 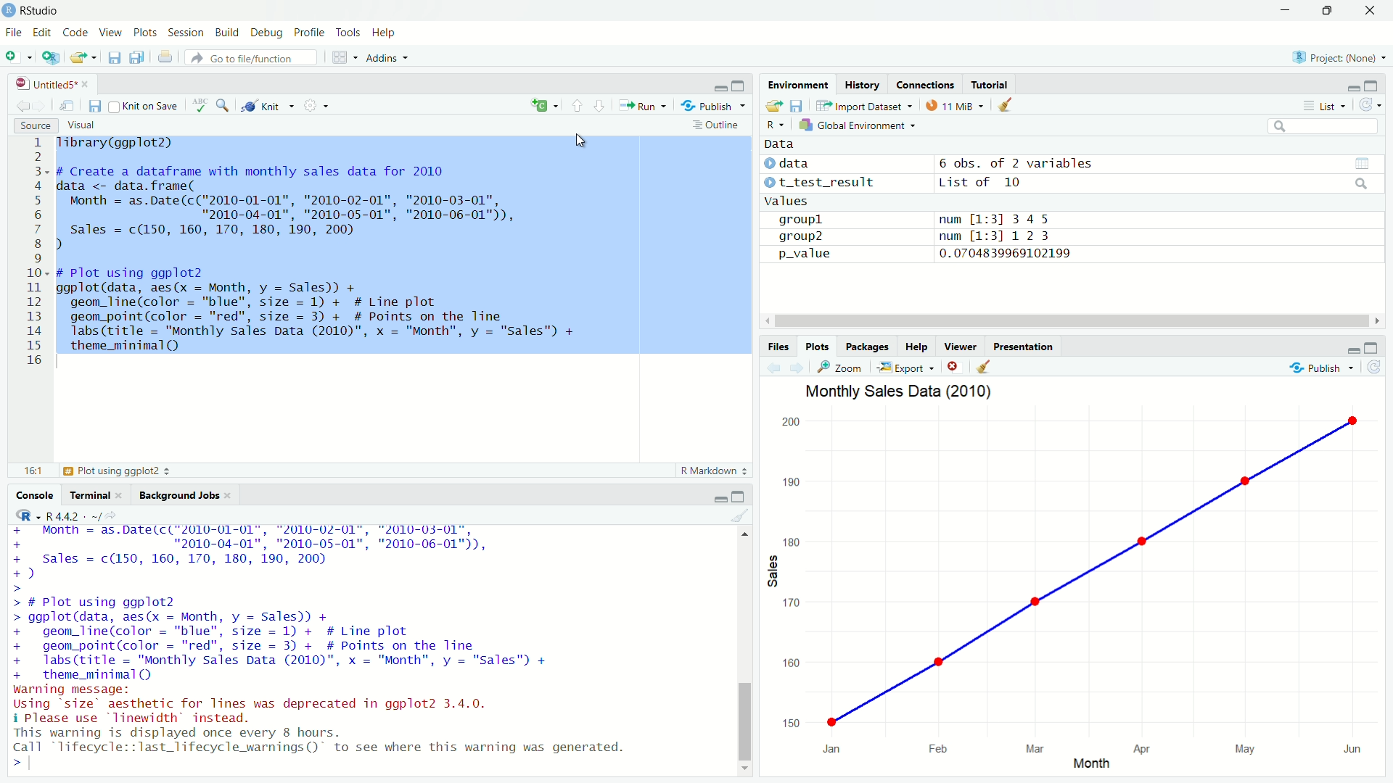 I want to click on export, so click(x=905, y=366).